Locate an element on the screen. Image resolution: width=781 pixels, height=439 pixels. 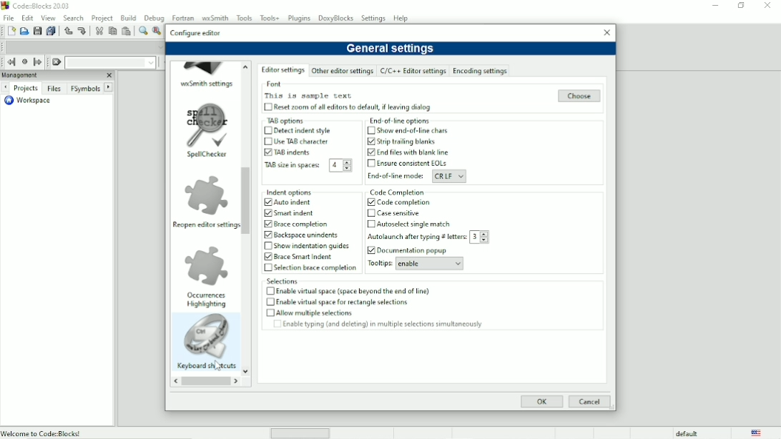
Drop down is located at coordinates (484, 237).